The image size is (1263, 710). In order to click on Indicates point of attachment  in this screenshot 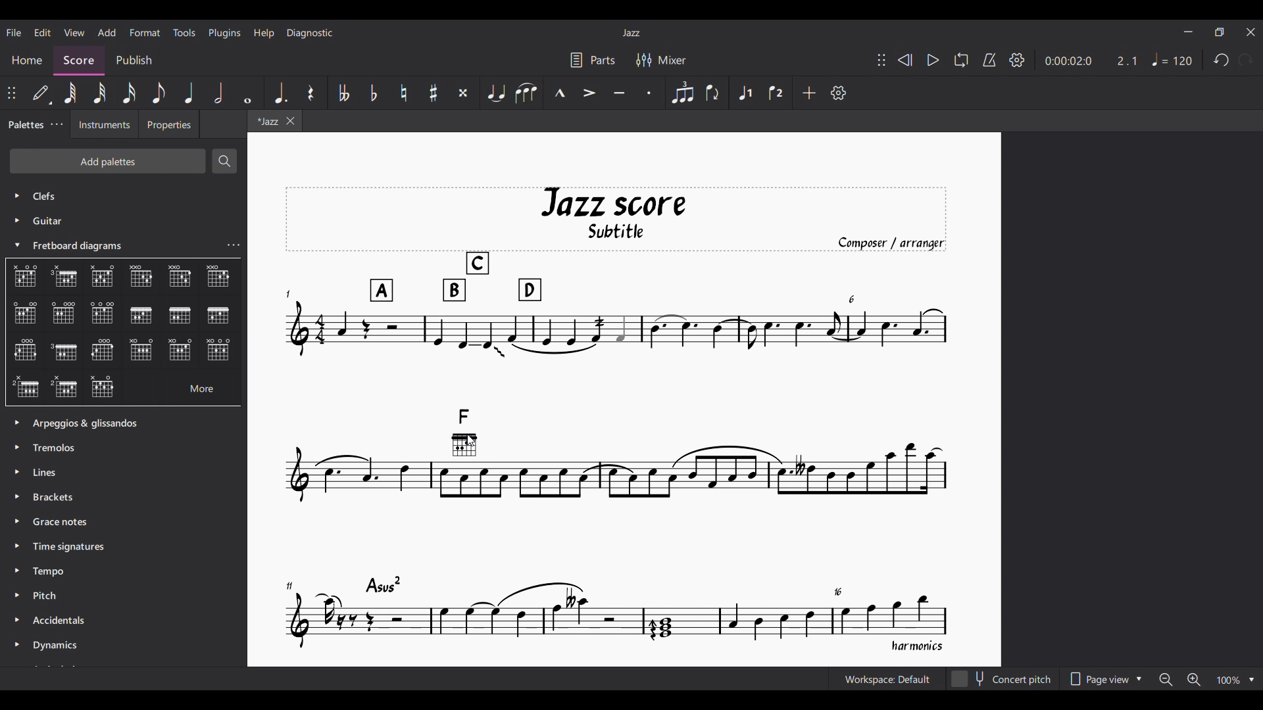, I will do `click(476, 449)`.